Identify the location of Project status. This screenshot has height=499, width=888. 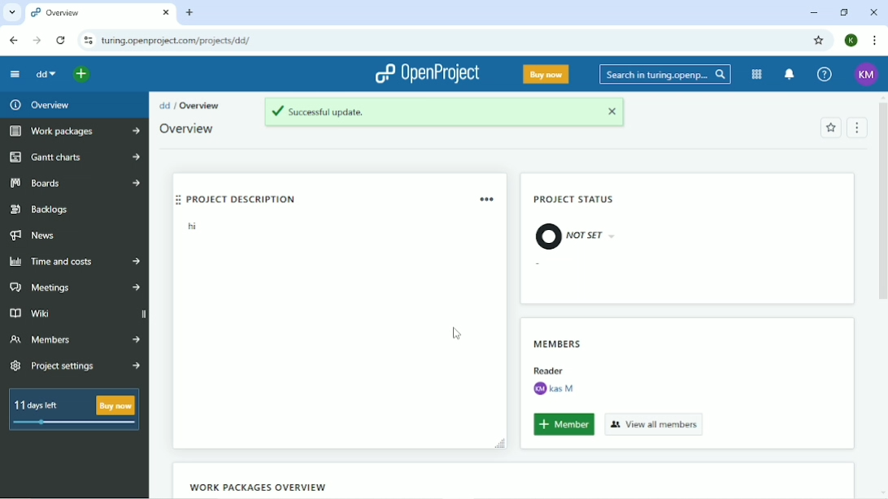
(576, 201).